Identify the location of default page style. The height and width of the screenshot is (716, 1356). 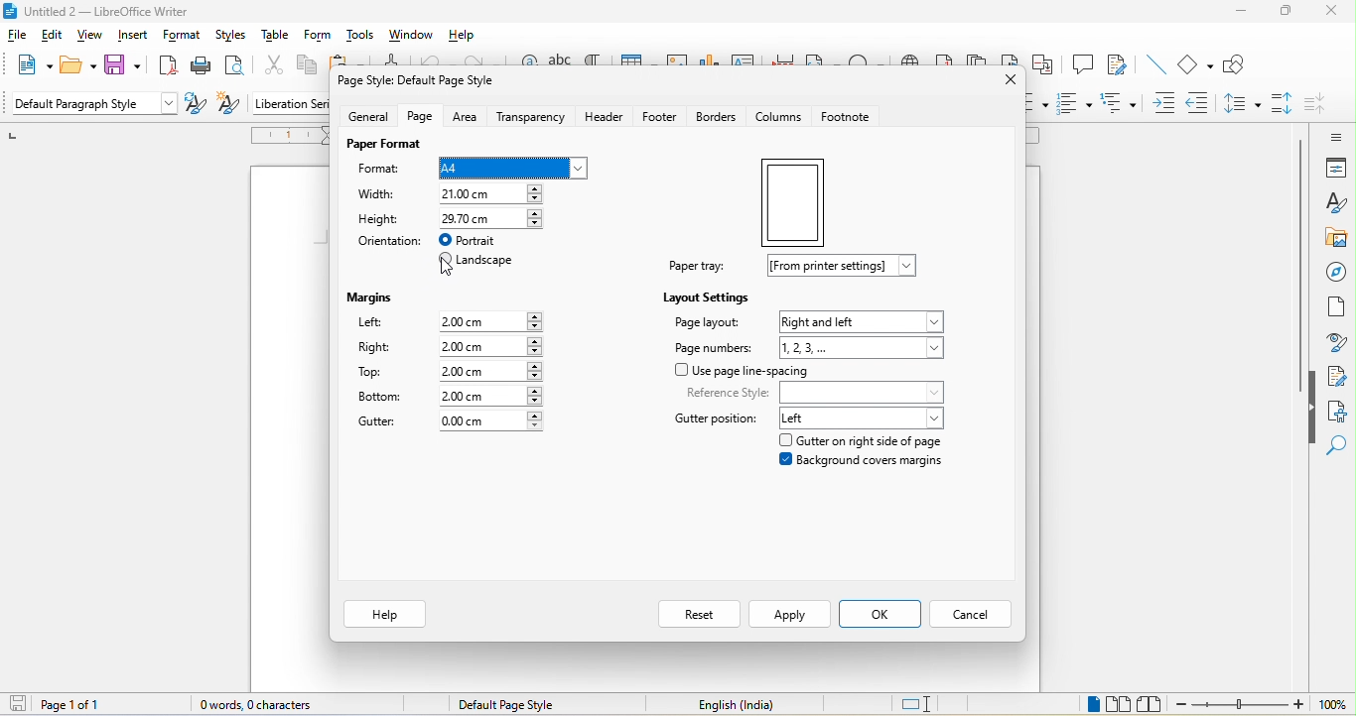
(518, 705).